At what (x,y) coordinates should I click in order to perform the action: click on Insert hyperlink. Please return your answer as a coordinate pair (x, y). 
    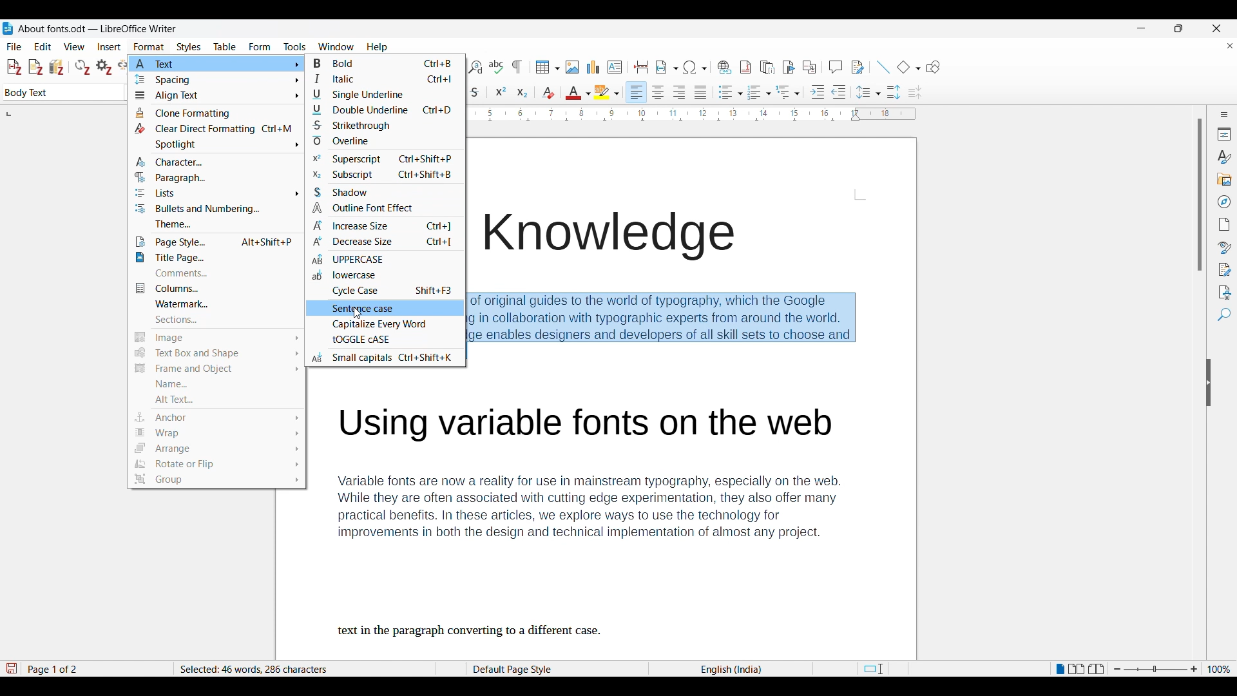
    Looking at the image, I should click on (724, 67).